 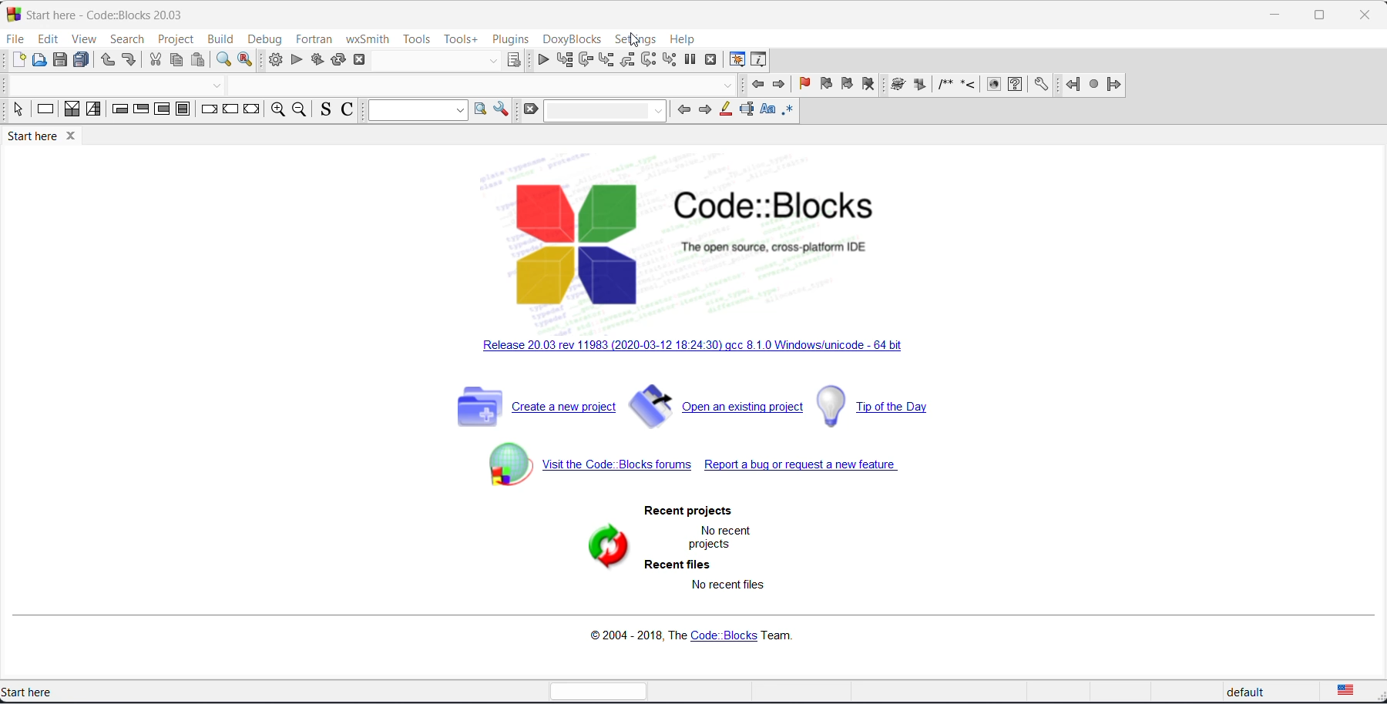 What do you see at coordinates (198, 59) in the screenshot?
I see `paste` at bounding box center [198, 59].